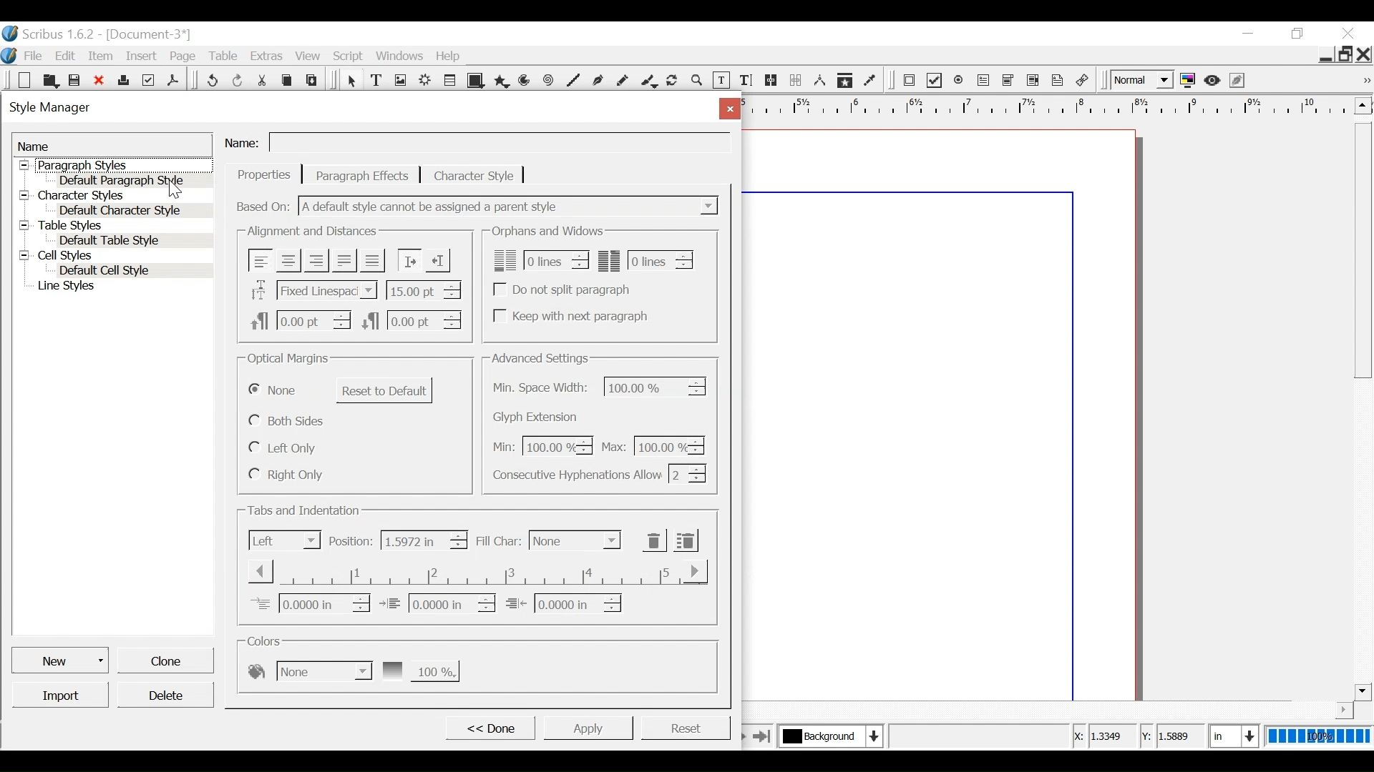 The image size is (1374, 772). Describe the element at coordinates (1325, 54) in the screenshot. I see `minimie` at that location.